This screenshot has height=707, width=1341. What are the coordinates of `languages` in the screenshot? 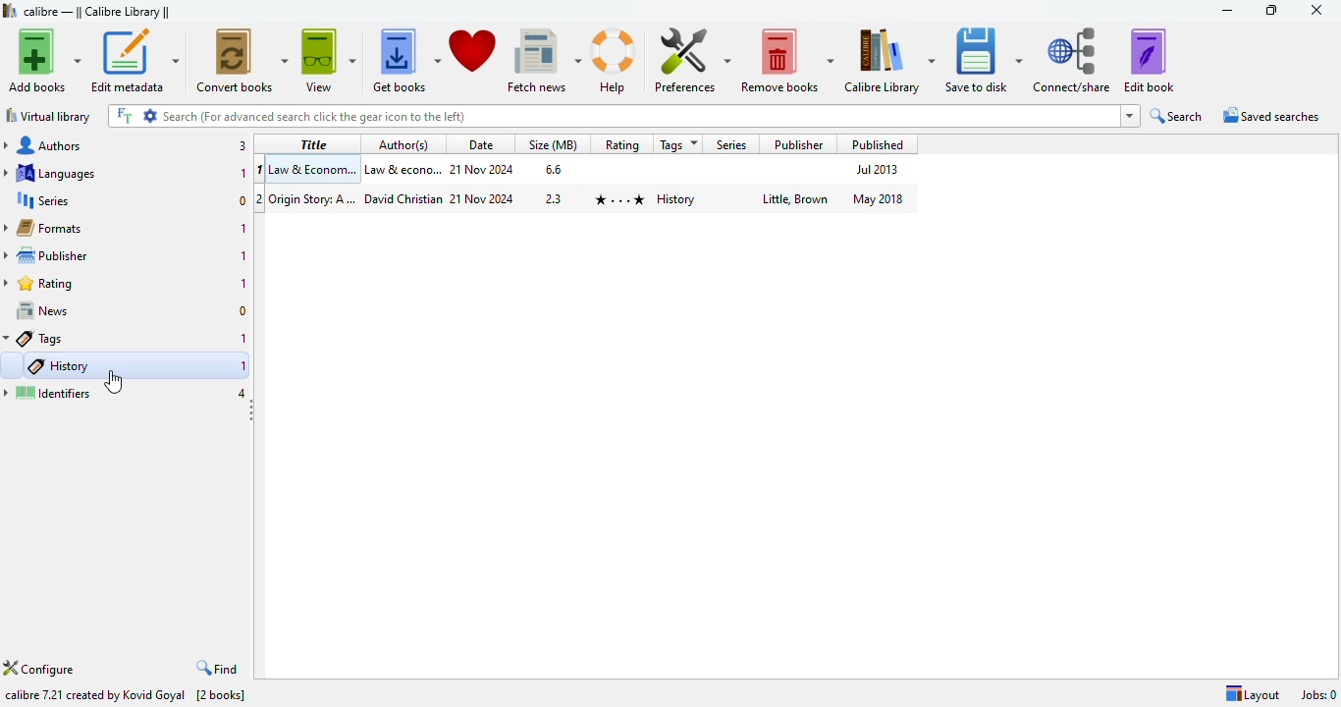 It's located at (49, 173).